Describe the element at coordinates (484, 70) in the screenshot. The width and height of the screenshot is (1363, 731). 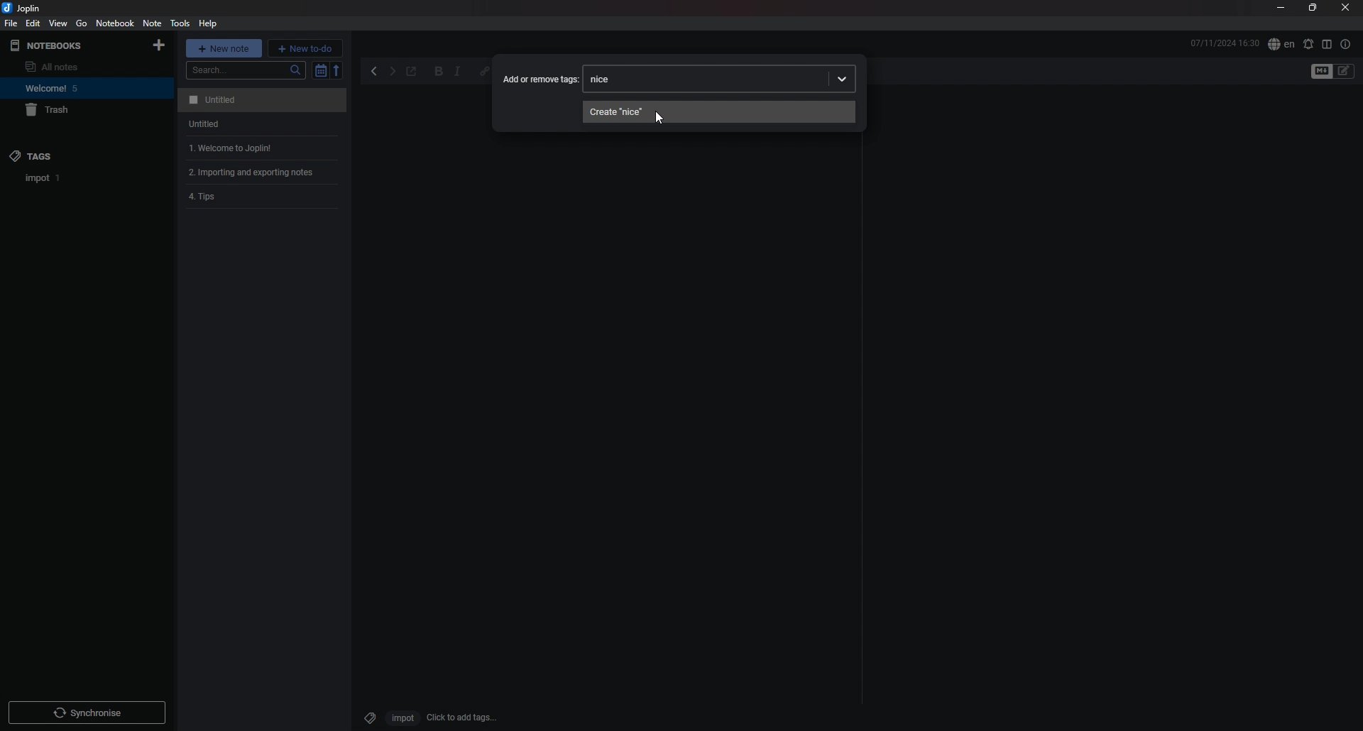
I see `hyperlink` at that location.